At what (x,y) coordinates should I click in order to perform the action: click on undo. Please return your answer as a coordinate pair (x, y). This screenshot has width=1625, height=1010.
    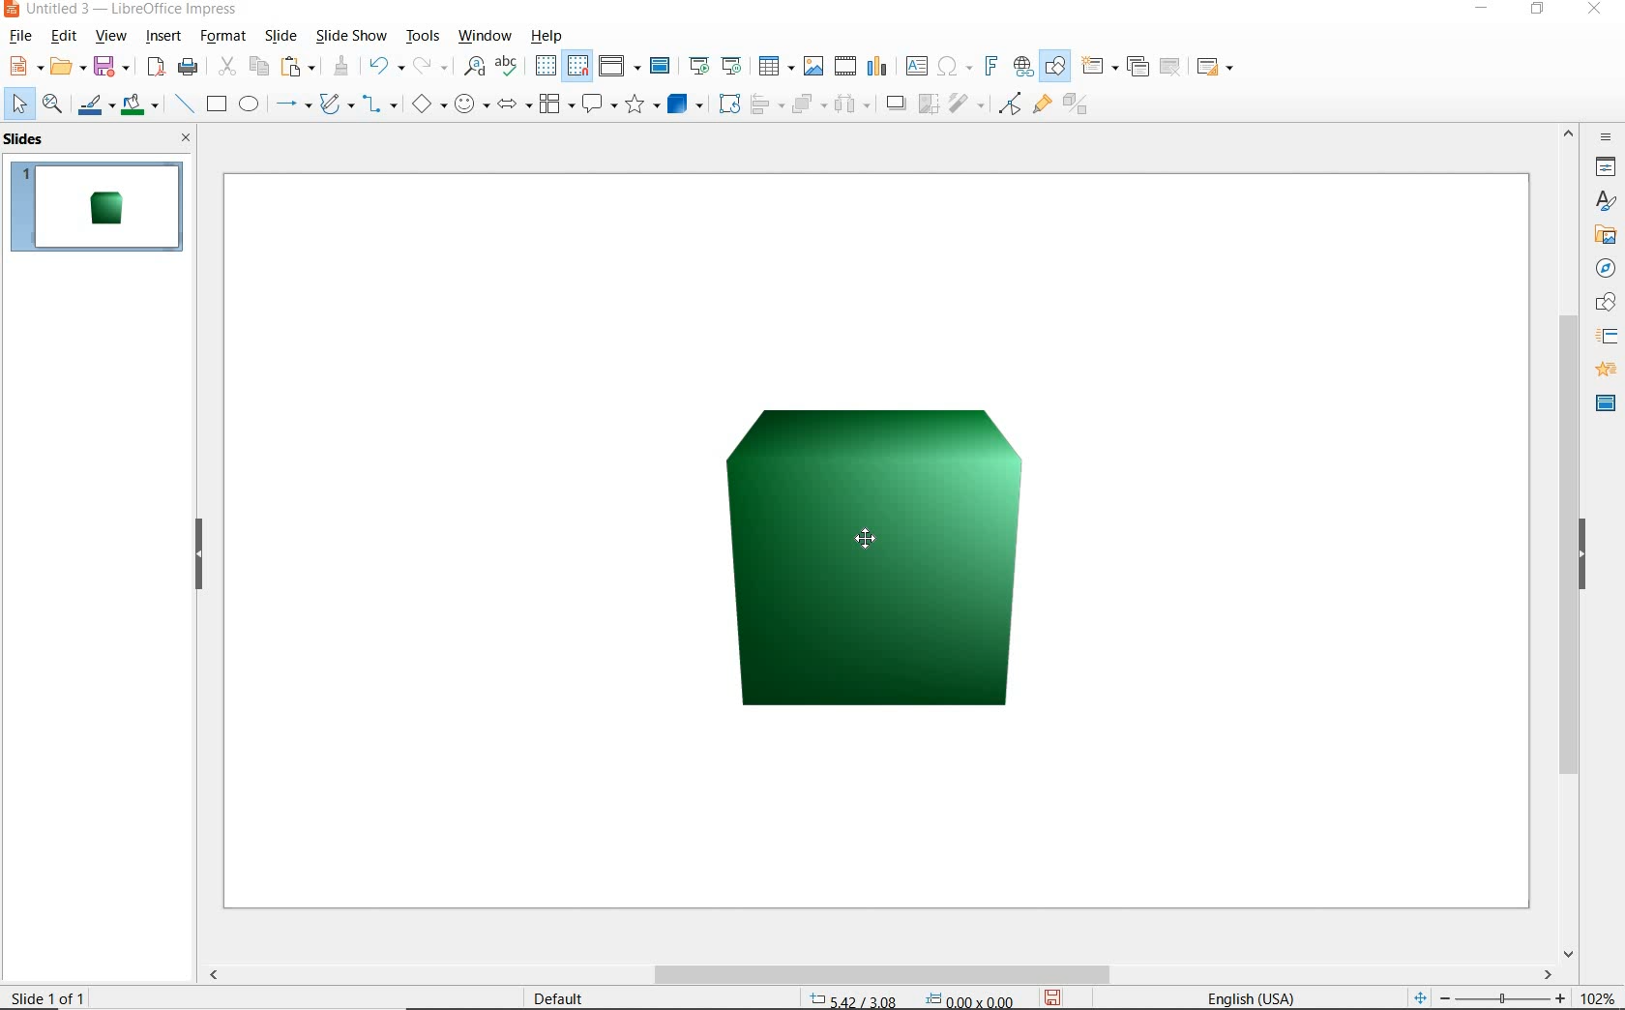
    Looking at the image, I should click on (388, 67).